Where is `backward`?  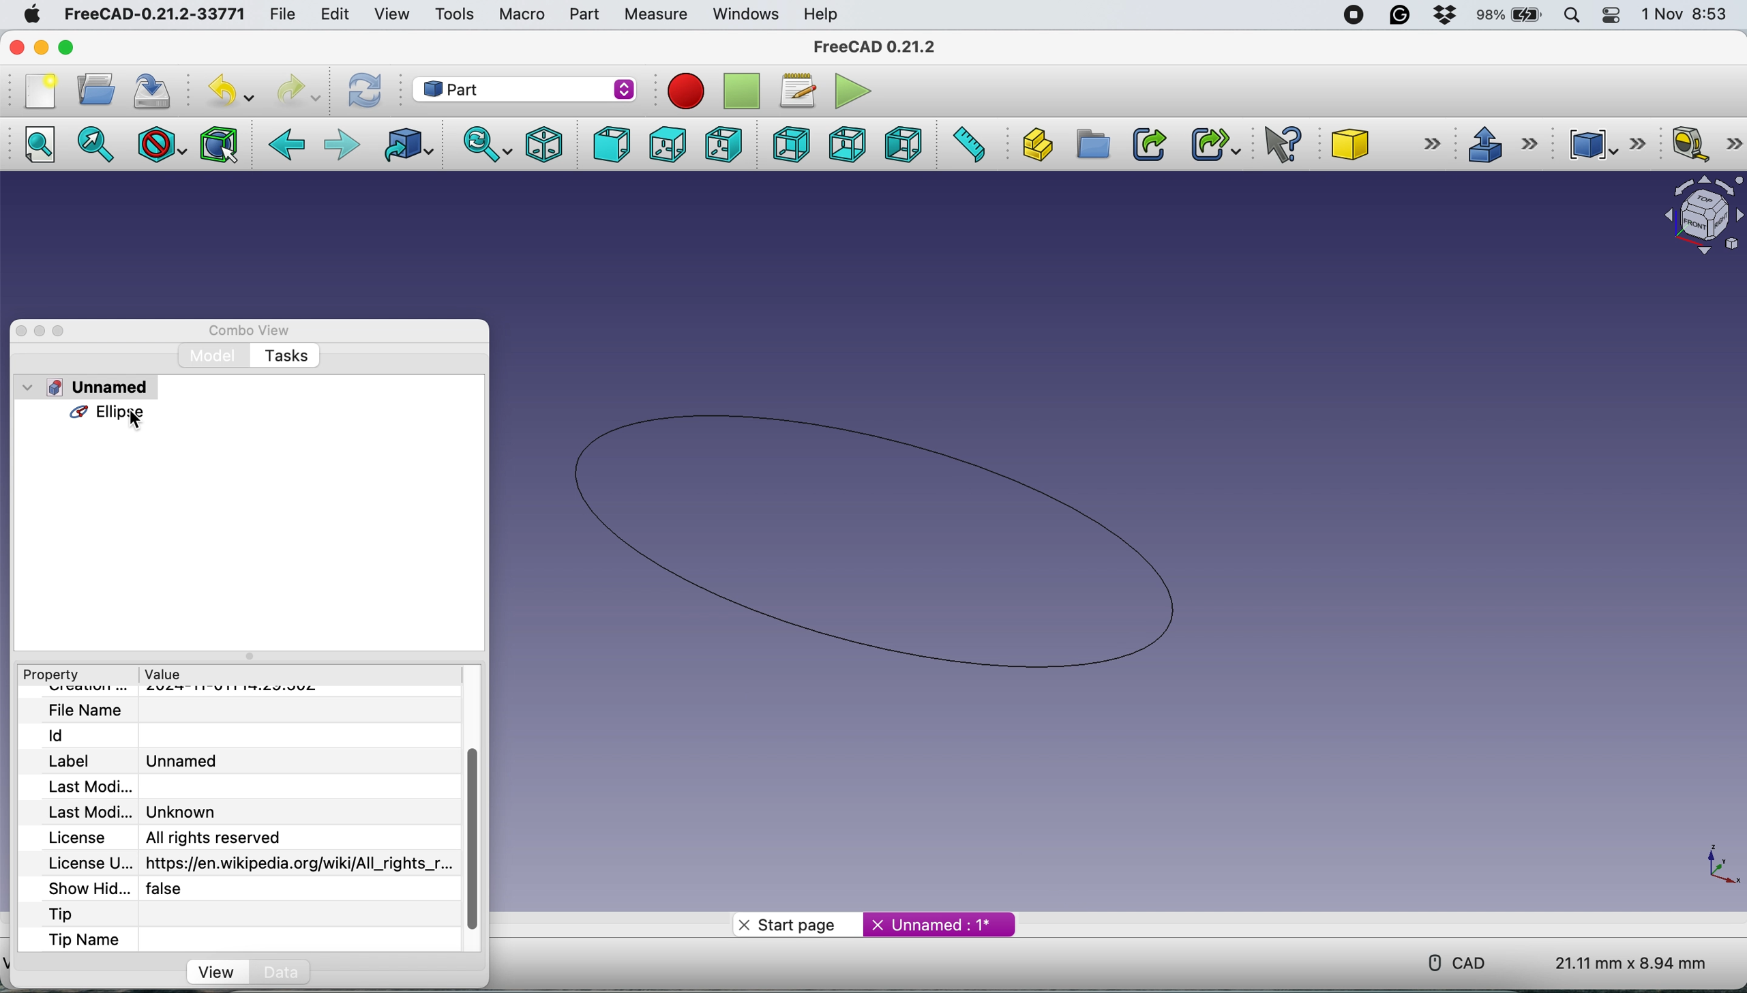
backward is located at coordinates (292, 147).